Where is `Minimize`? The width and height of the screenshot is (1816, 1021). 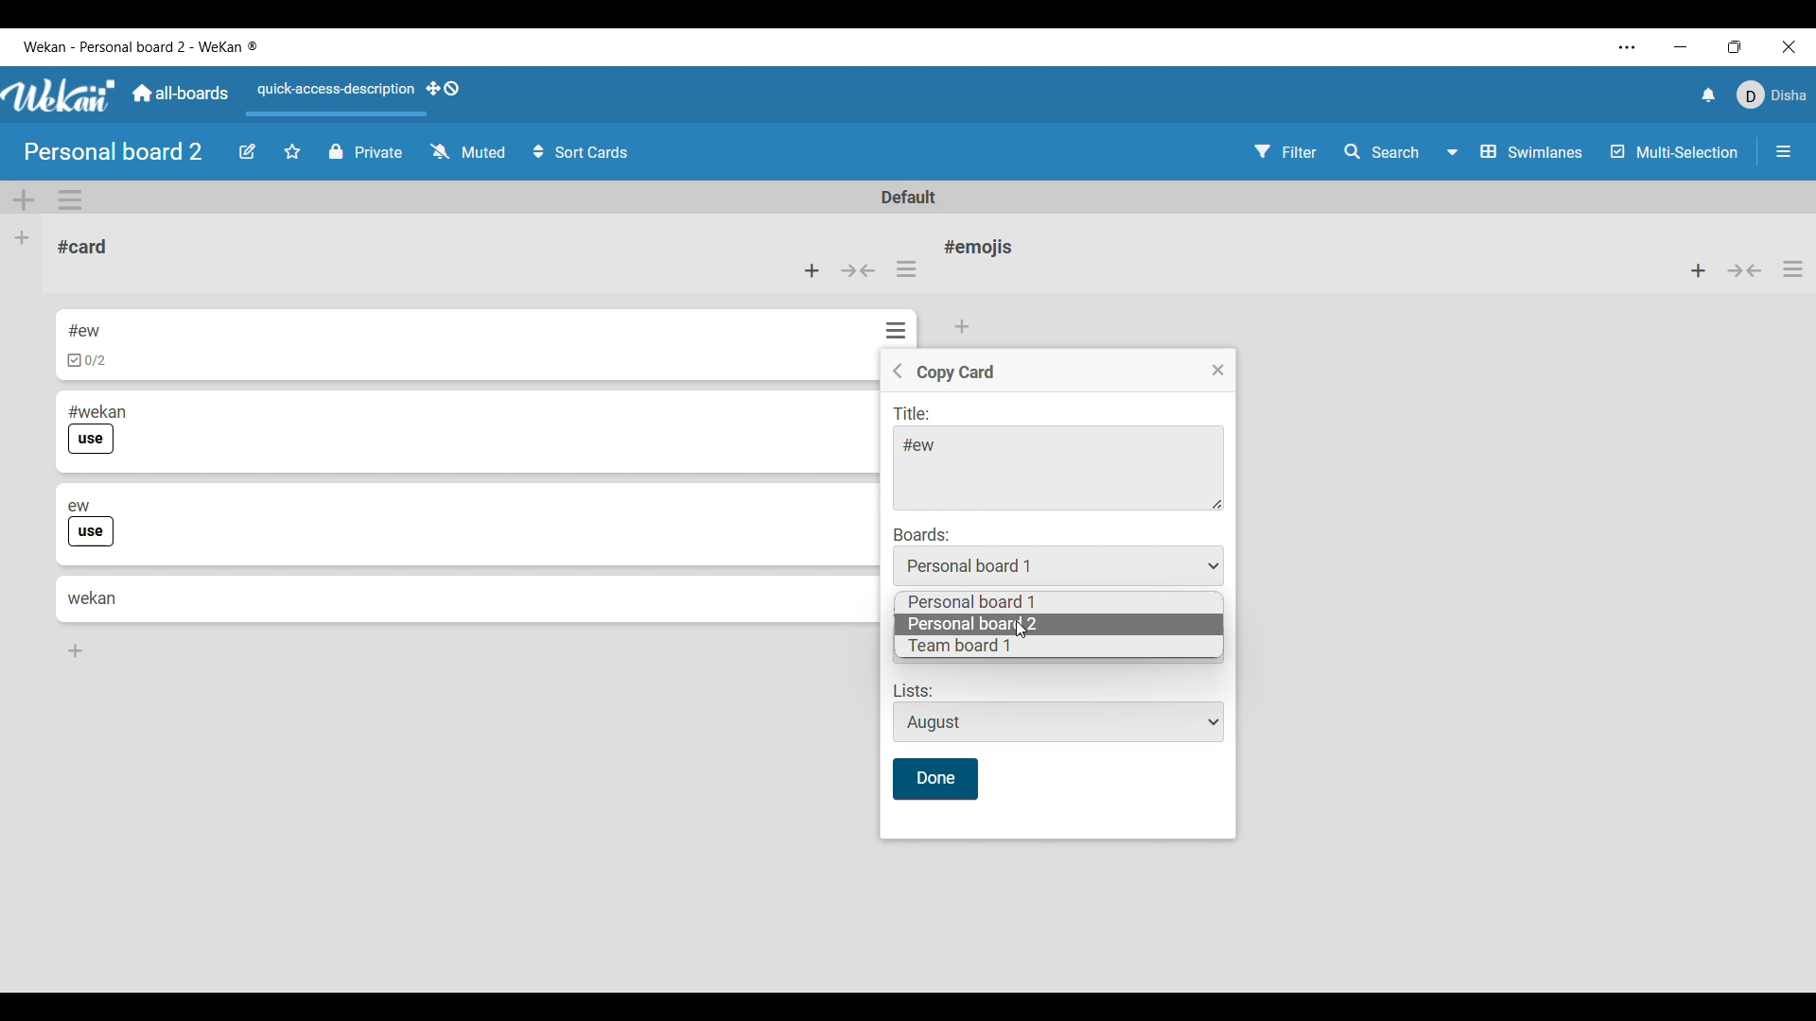
Minimize is located at coordinates (1681, 46).